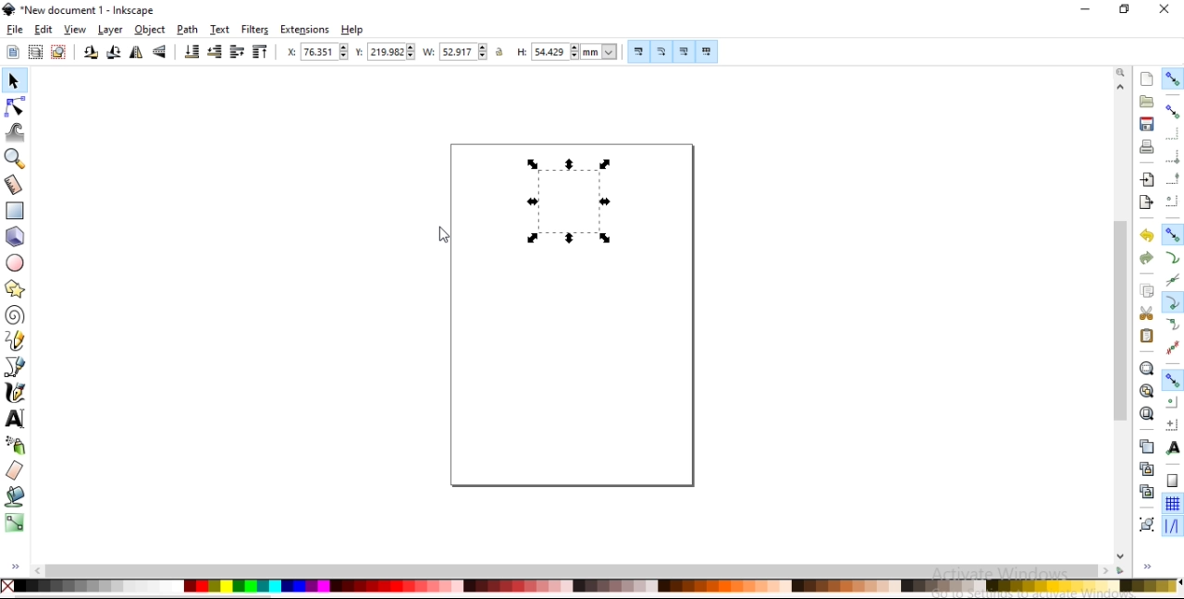 The width and height of the screenshot is (1184, 599). I want to click on flip vertical, so click(159, 54).